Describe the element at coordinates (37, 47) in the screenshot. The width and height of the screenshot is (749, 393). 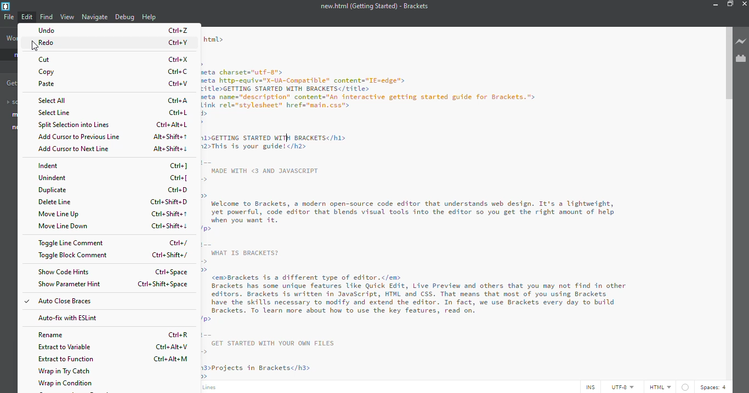
I see `cursor` at that location.